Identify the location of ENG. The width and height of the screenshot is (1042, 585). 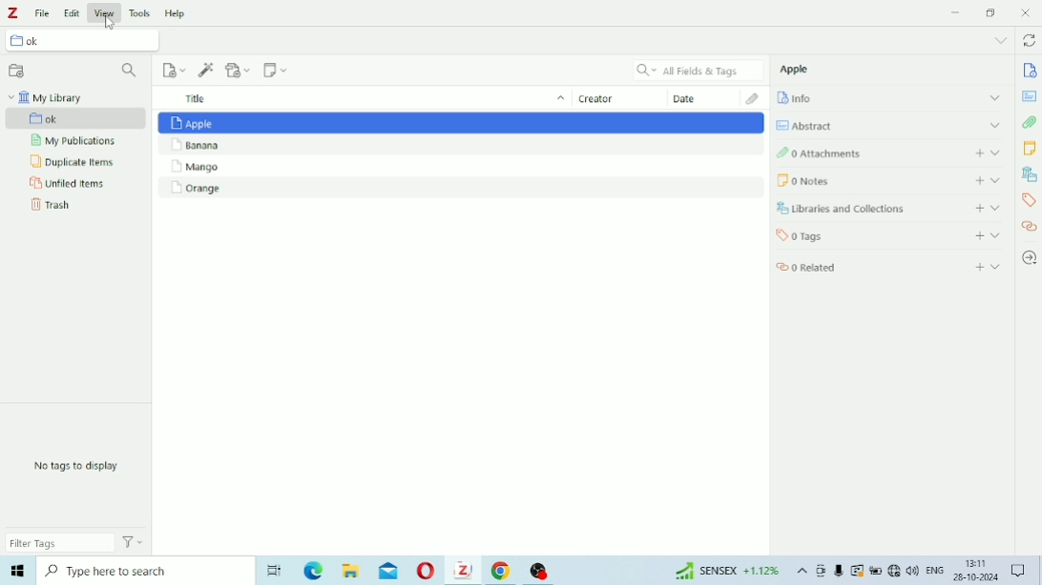
(934, 572).